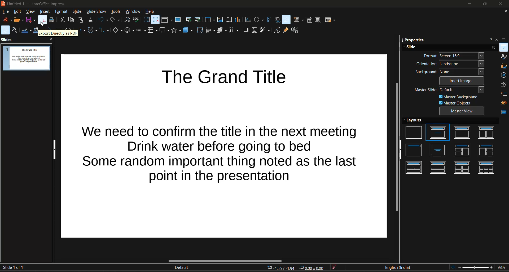 The height and width of the screenshot is (272, 509). I want to click on slide transition, so click(504, 94).